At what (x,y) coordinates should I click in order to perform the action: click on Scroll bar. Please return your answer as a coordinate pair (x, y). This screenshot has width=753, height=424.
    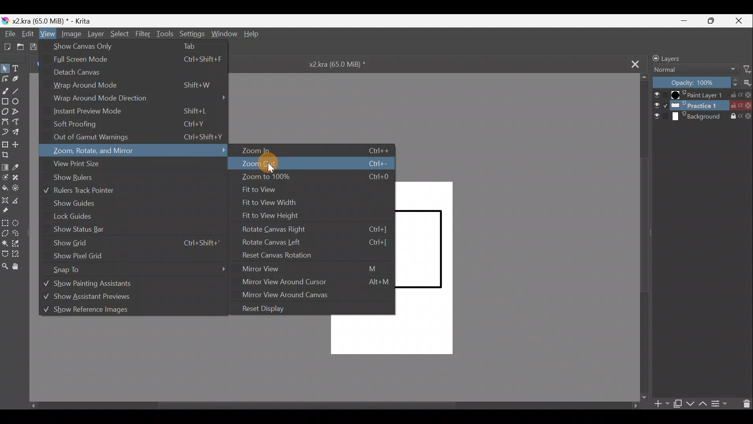
    Looking at the image, I should click on (327, 406).